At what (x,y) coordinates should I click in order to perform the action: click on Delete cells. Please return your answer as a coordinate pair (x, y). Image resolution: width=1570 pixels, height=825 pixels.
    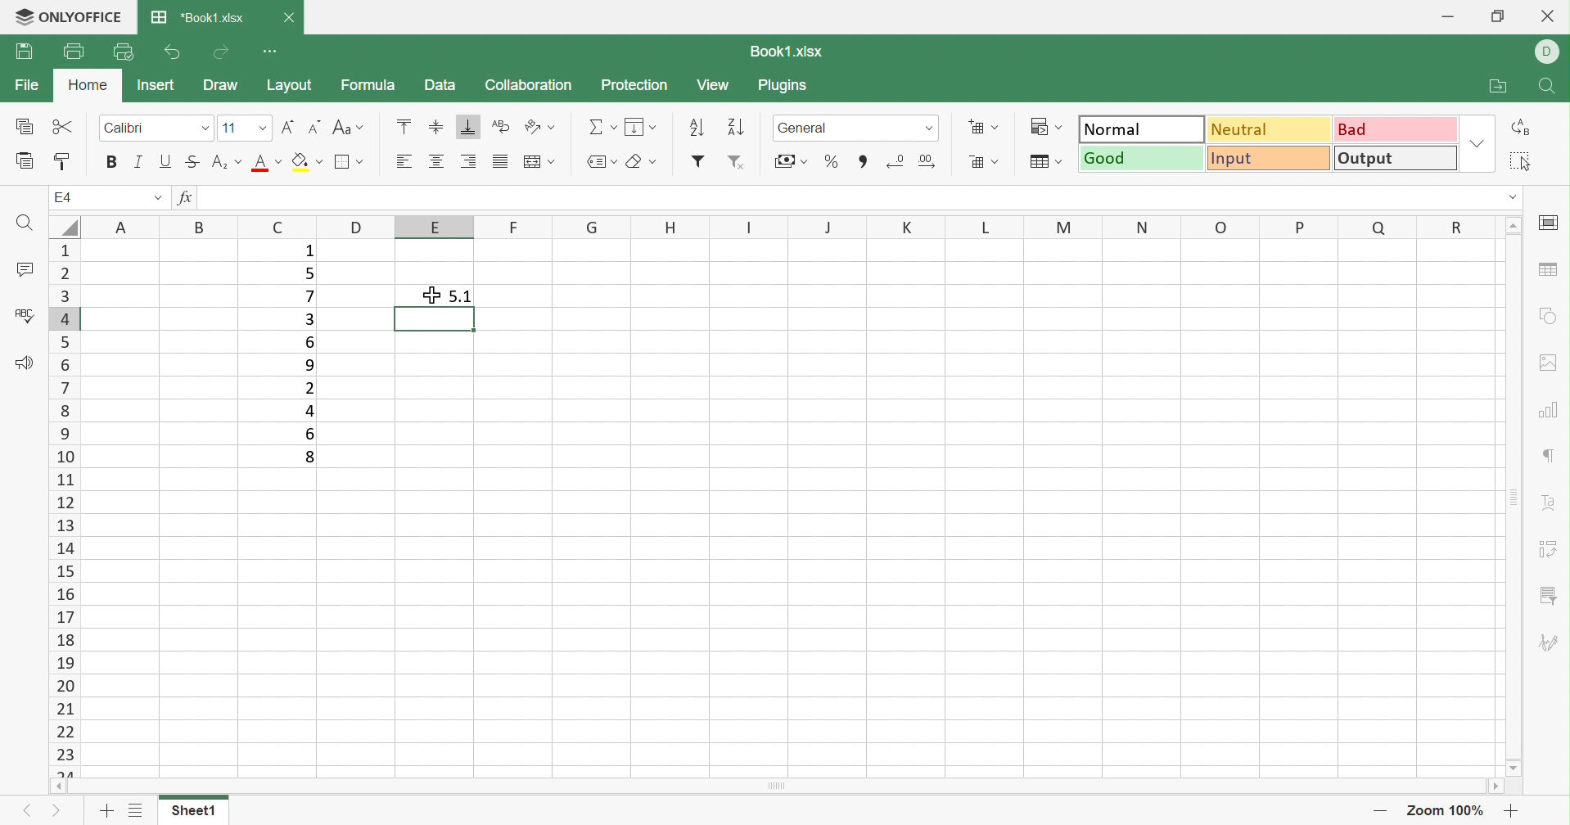
    Looking at the image, I should click on (986, 161).